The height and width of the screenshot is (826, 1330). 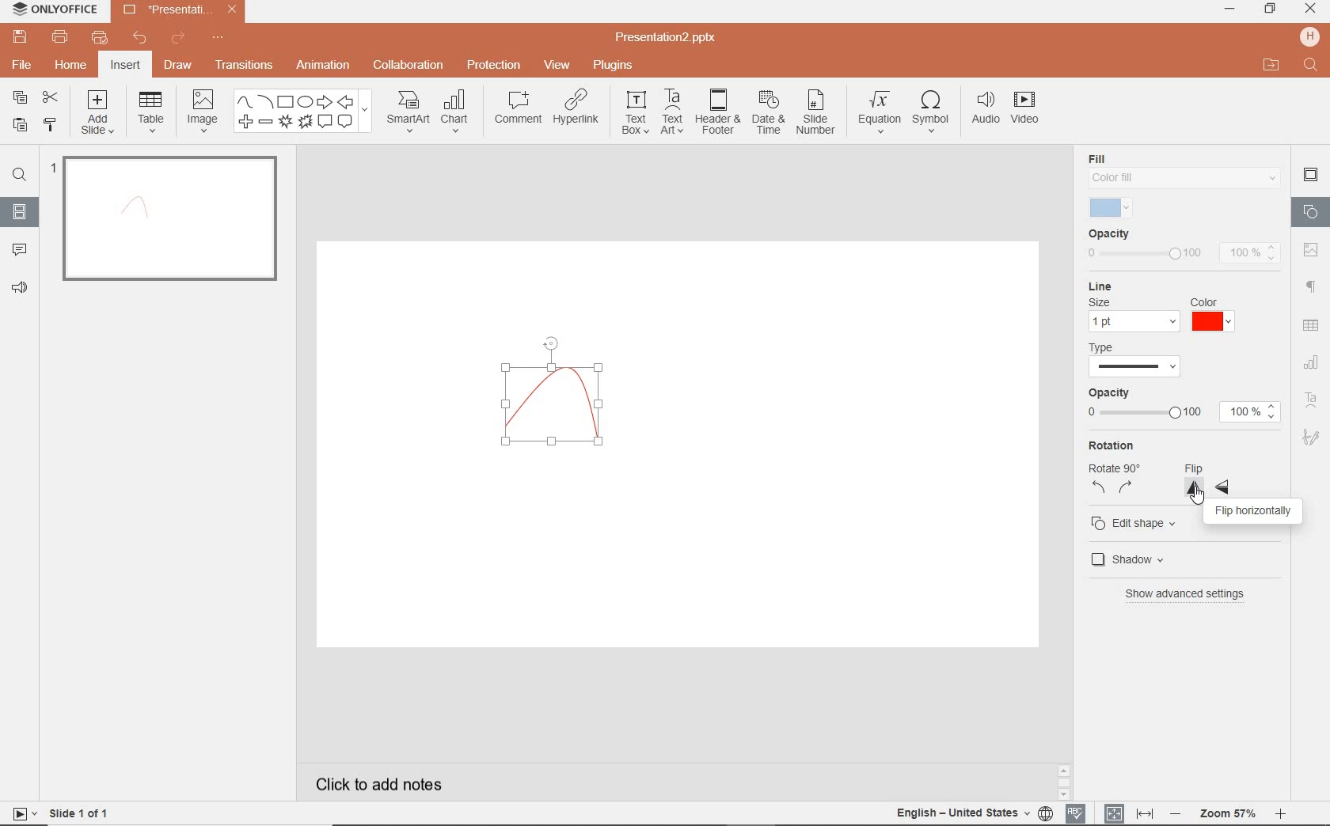 What do you see at coordinates (769, 115) in the screenshot?
I see `DATE & TIME` at bounding box center [769, 115].